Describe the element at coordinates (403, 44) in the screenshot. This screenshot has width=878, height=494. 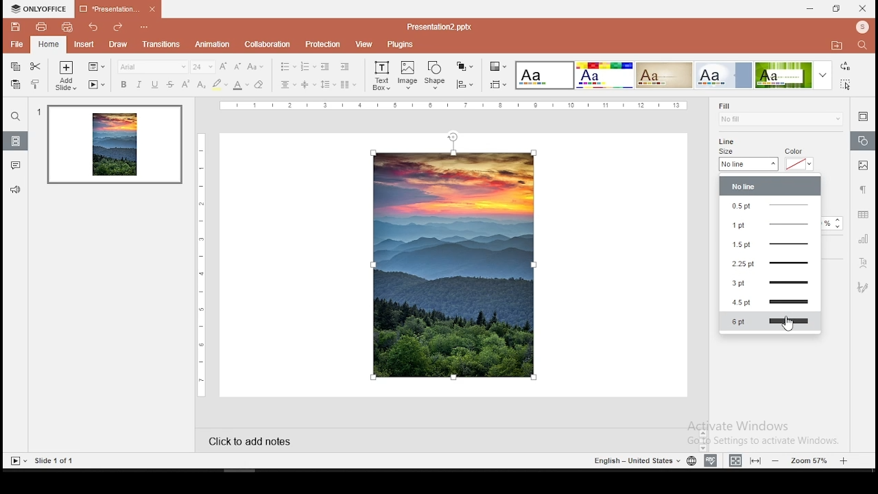
I see `plugins` at that location.